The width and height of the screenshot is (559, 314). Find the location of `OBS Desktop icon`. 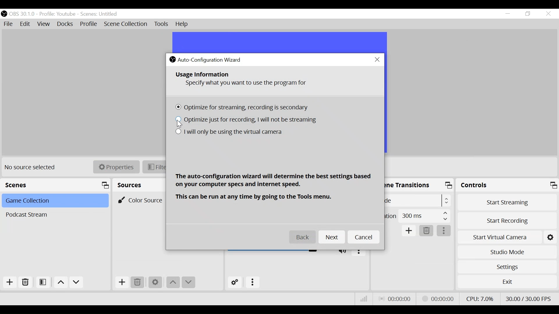

OBS Desktop icon is located at coordinates (4, 14).